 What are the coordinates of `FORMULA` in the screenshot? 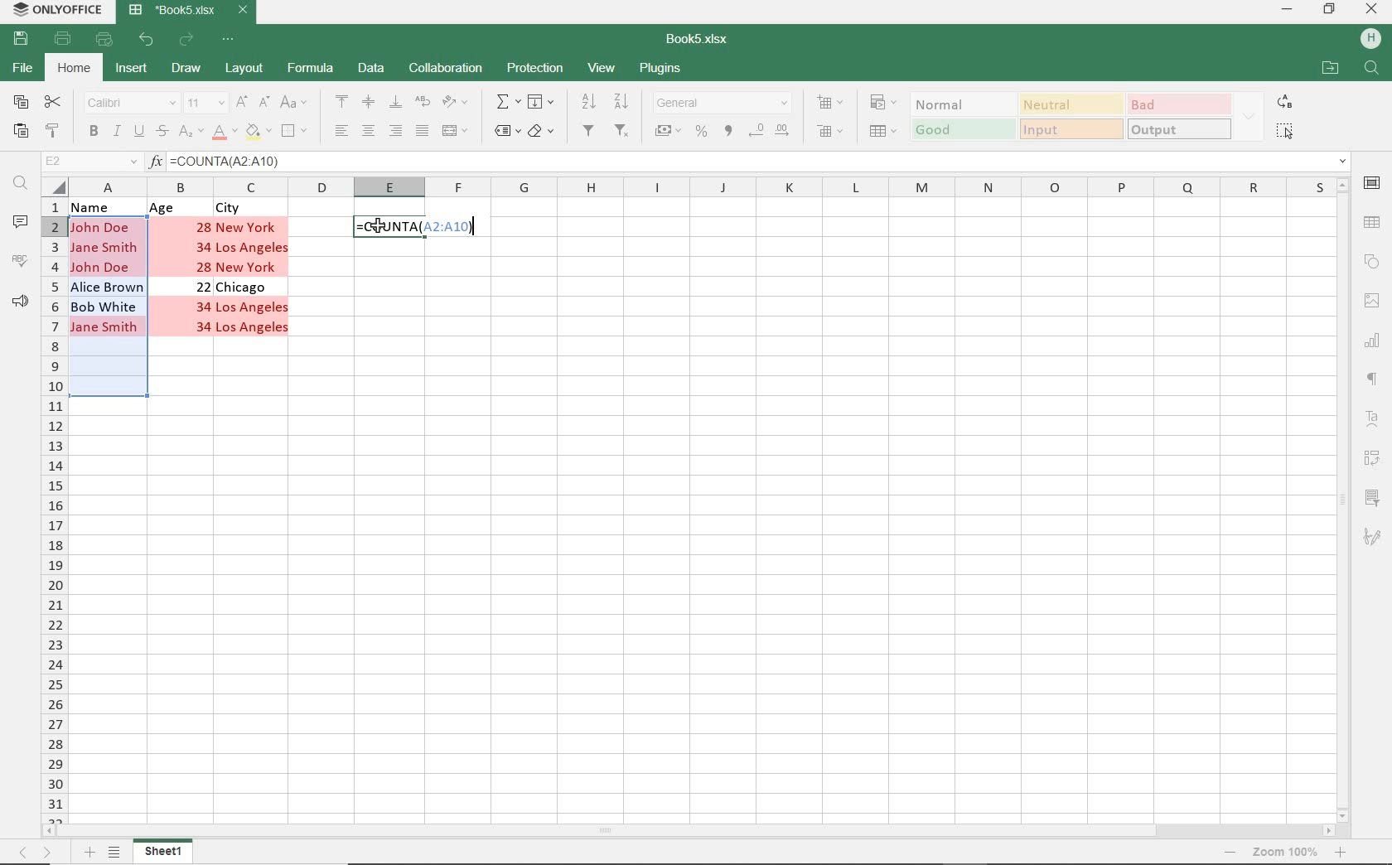 It's located at (418, 227).